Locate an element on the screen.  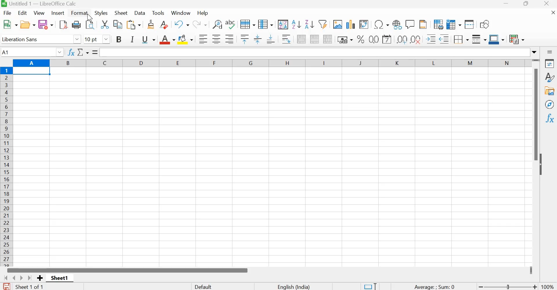
Add decimal point is located at coordinates (400, 39).